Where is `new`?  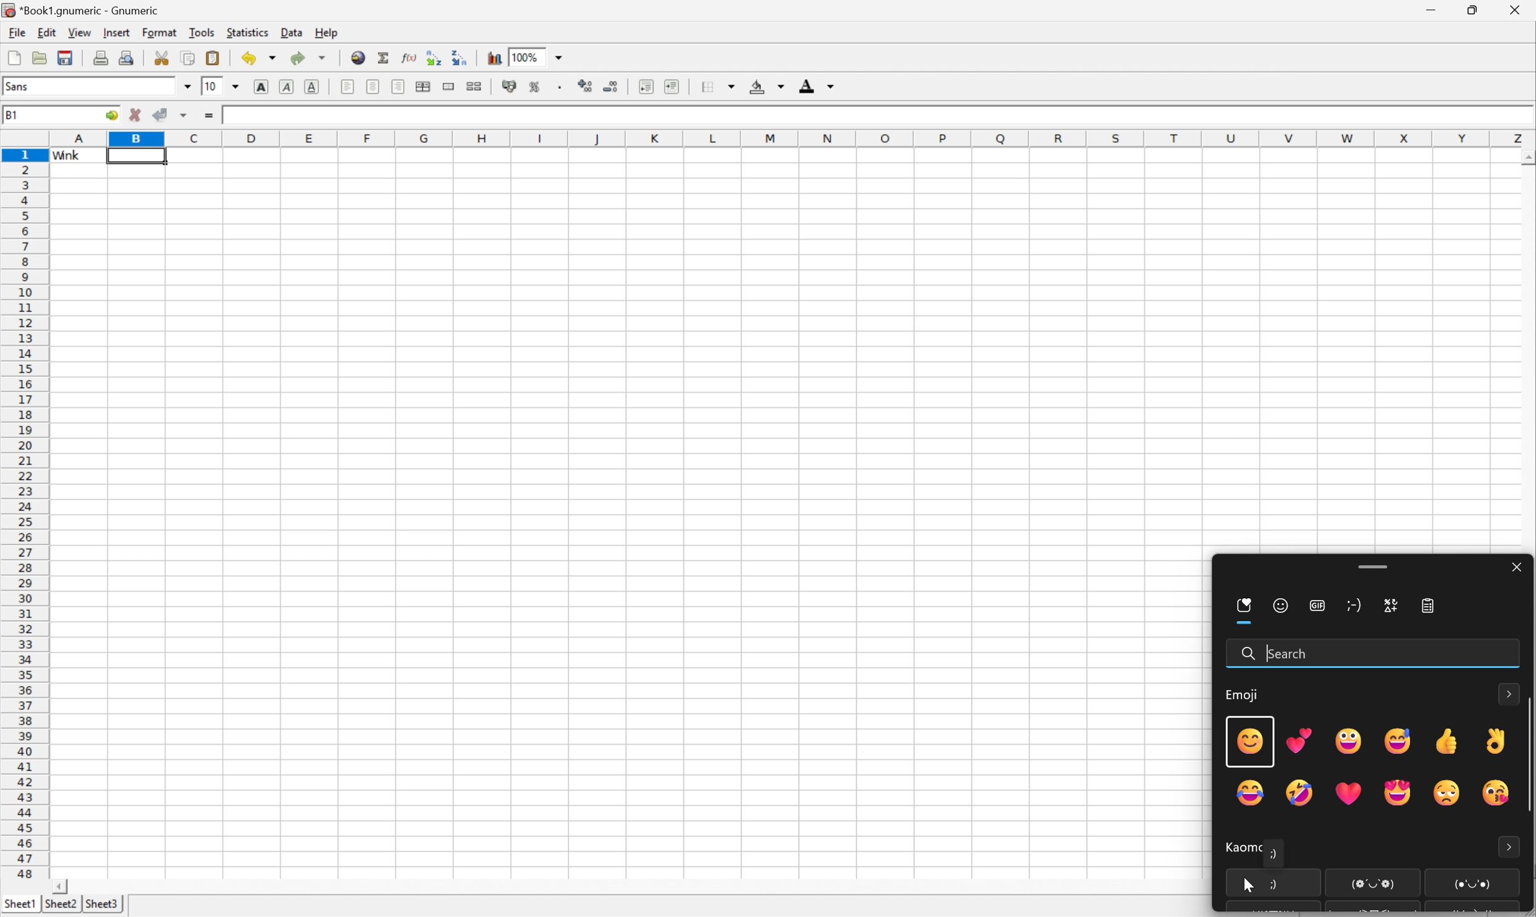
new is located at coordinates (12, 58).